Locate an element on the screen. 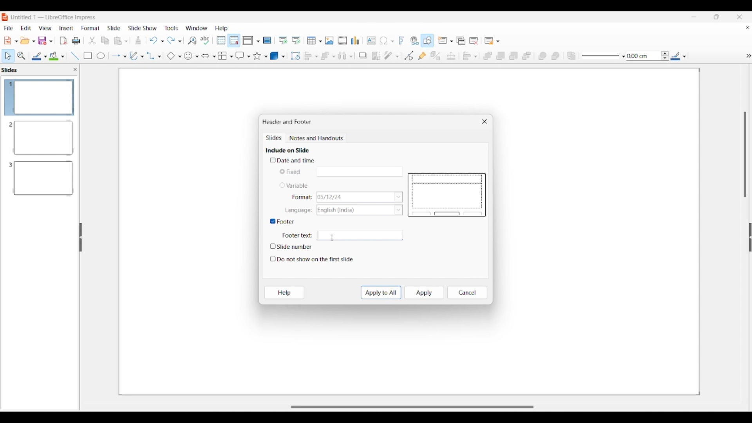 This screenshot has width=752, height=423. Slide layout is located at coordinates (493, 41).